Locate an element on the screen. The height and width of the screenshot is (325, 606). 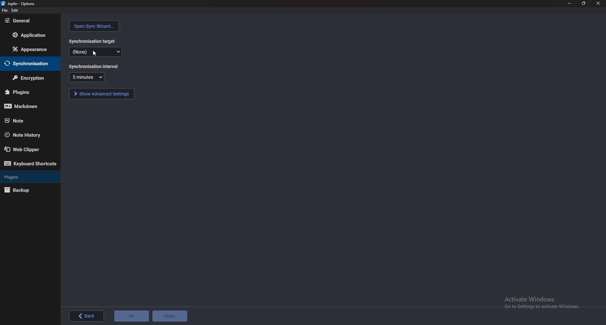
Application is located at coordinates (30, 36).